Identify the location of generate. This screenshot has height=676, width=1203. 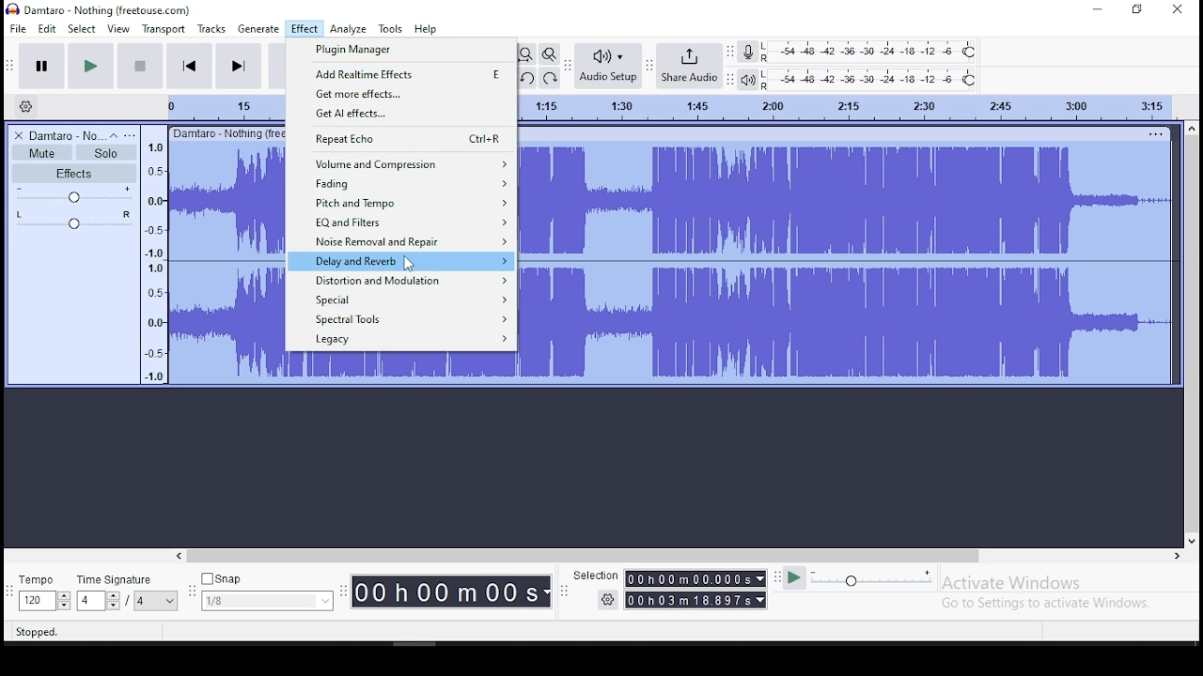
(258, 30).